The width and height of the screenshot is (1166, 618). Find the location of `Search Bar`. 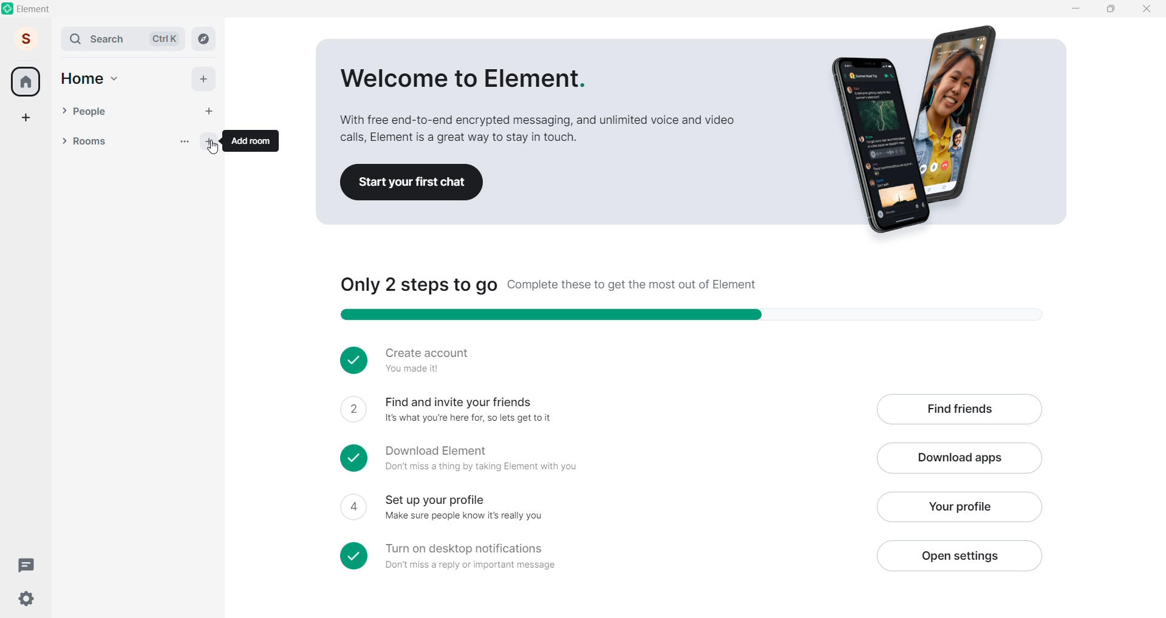

Search Bar is located at coordinates (101, 39).